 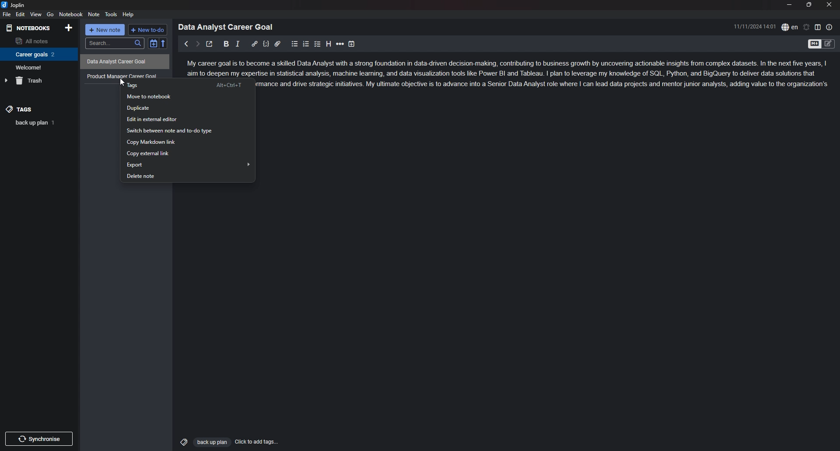 I want to click on reverse sort order, so click(x=164, y=43).